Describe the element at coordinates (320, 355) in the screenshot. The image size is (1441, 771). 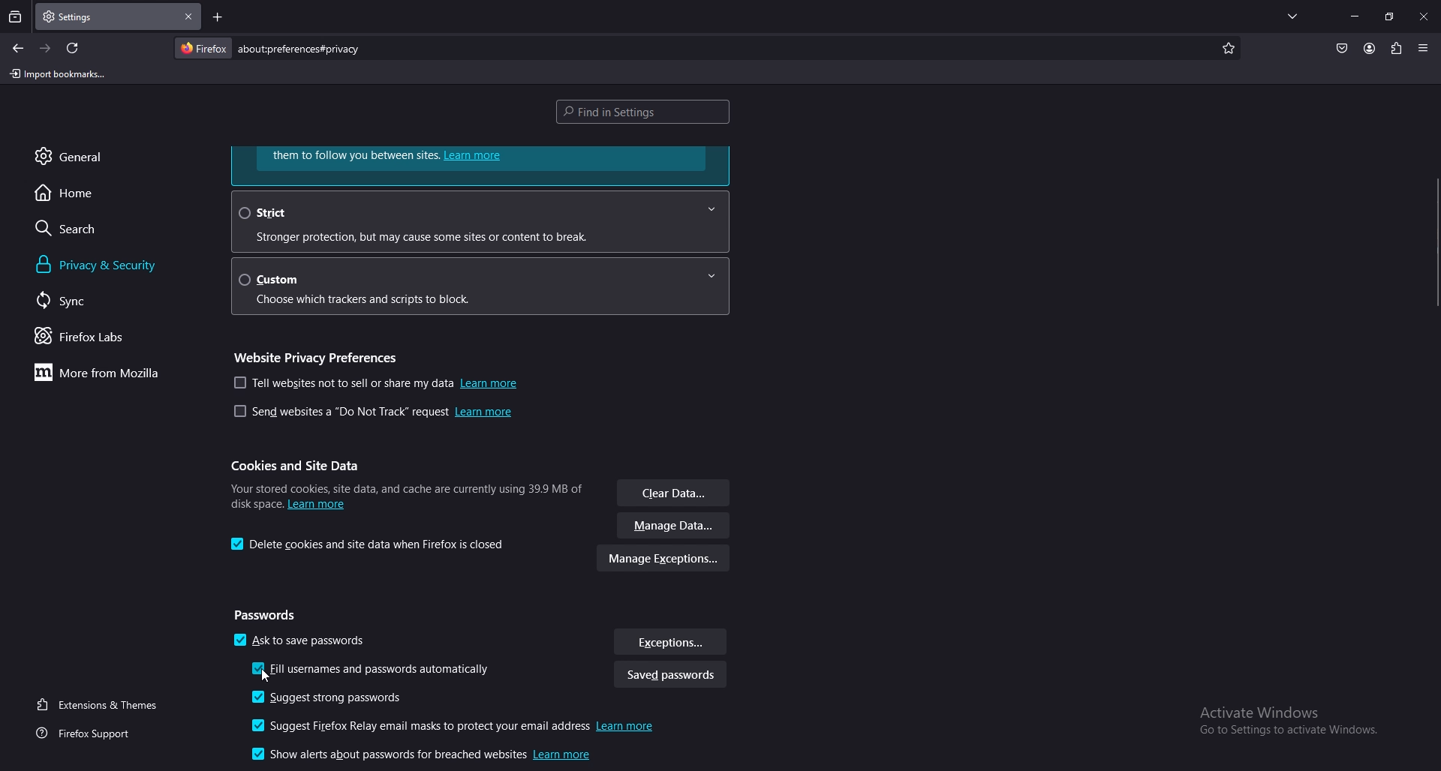
I see `website privacy preference` at that location.